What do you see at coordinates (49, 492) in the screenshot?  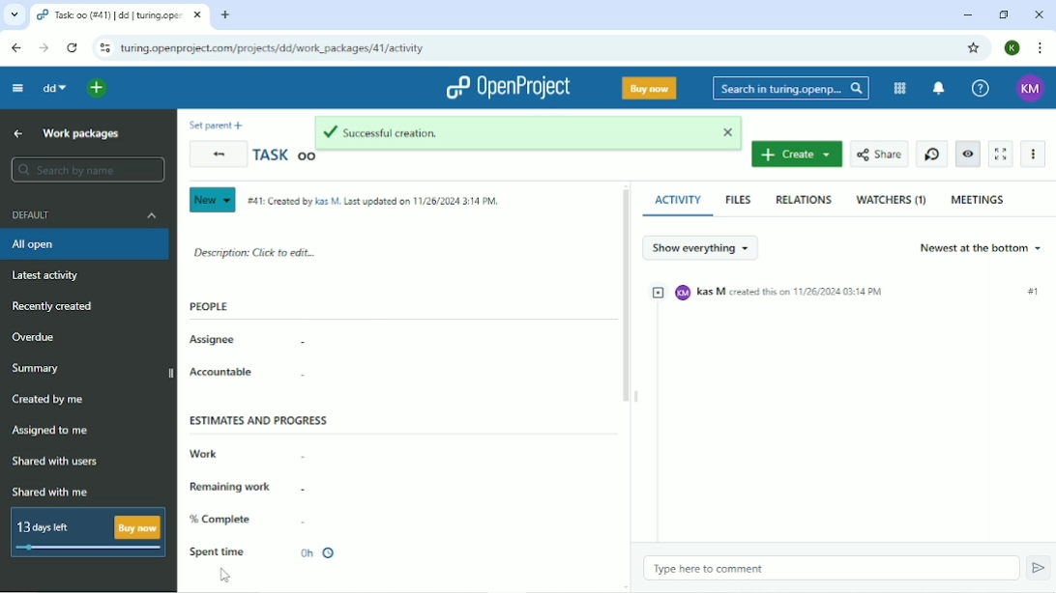 I see `Shared with me` at bounding box center [49, 492].